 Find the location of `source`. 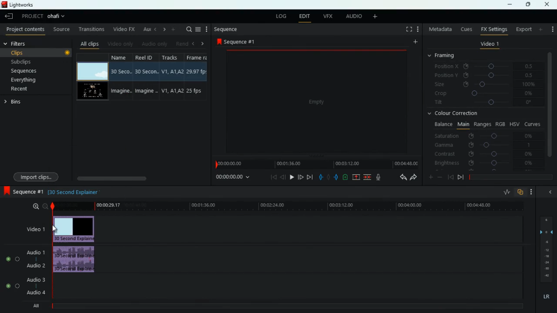

source is located at coordinates (60, 29).